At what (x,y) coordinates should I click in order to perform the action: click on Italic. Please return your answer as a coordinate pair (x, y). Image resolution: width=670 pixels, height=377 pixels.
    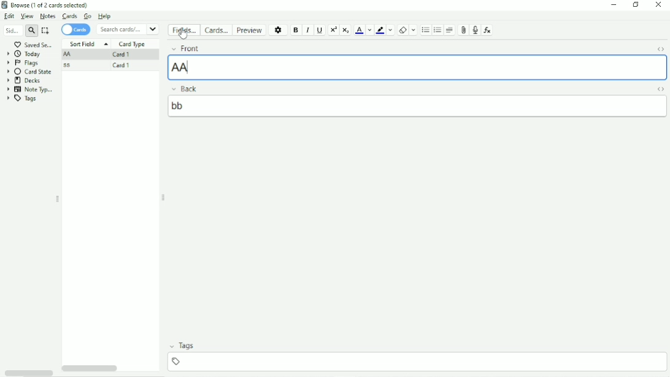
    Looking at the image, I should click on (308, 30).